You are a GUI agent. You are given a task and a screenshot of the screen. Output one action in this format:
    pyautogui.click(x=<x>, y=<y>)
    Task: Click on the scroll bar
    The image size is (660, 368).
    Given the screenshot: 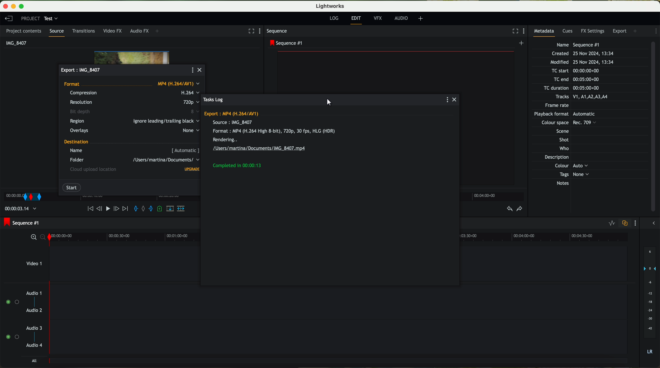 What is the action you would take?
    pyautogui.click(x=655, y=127)
    